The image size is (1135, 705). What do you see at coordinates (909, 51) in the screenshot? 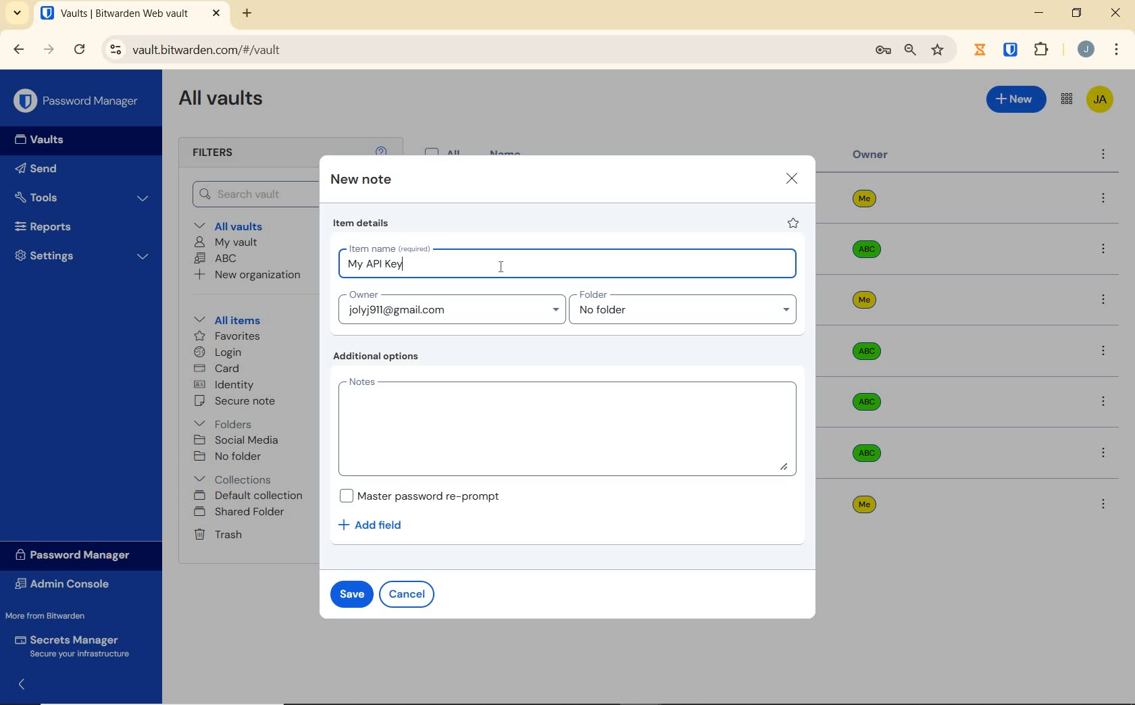
I see `zoom` at bounding box center [909, 51].